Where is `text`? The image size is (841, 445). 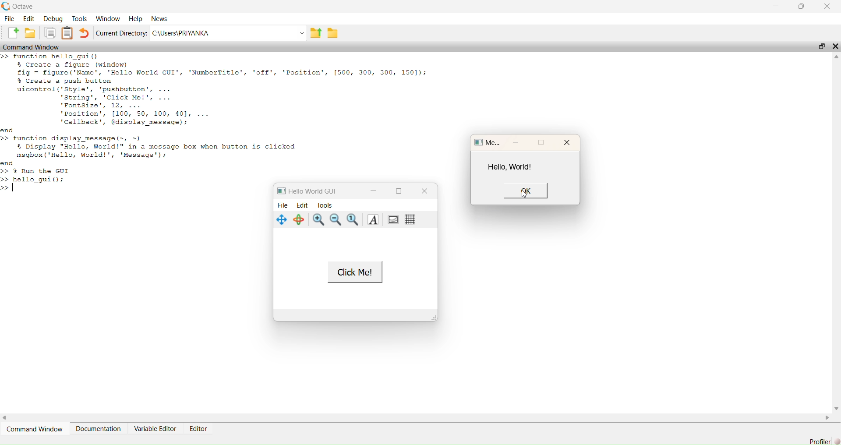
text is located at coordinates (374, 220).